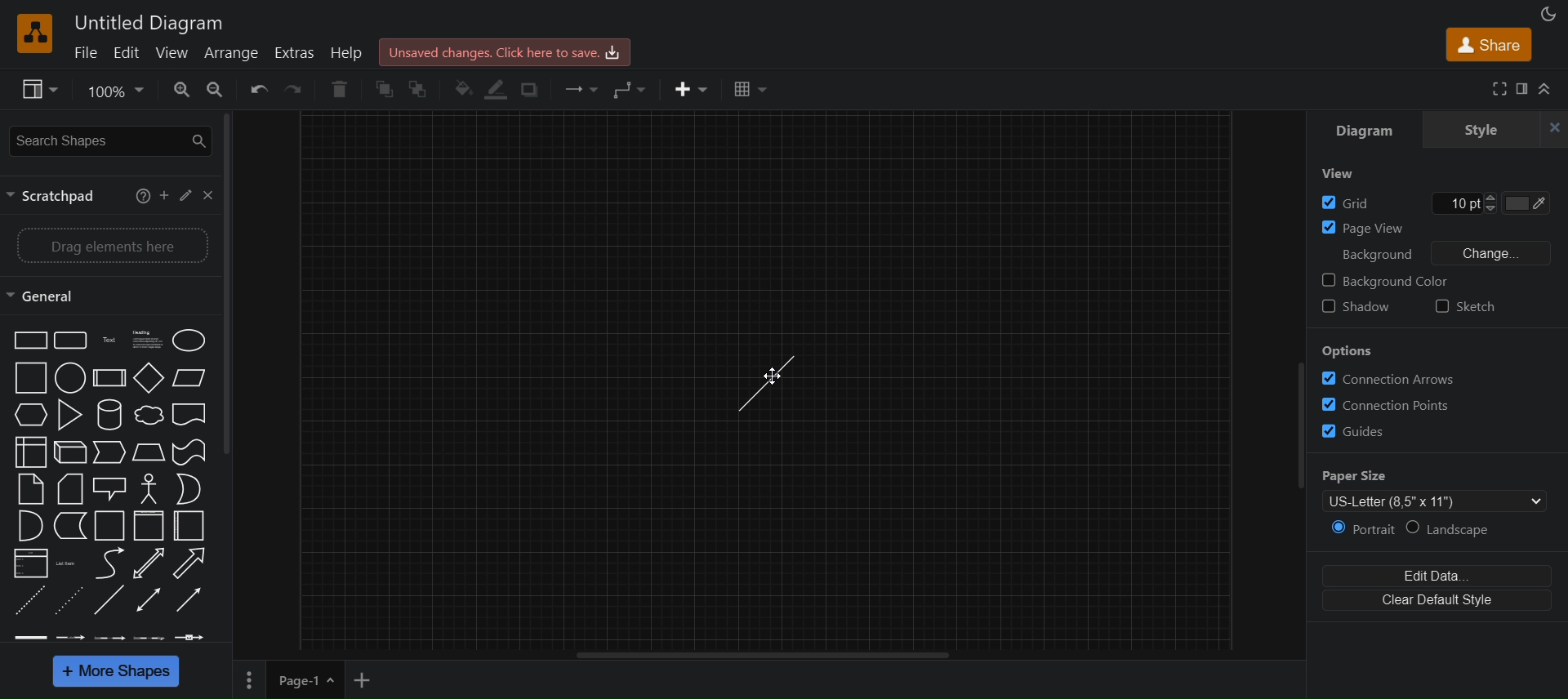 This screenshot has width=1568, height=699. Describe the element at coordinates (147, 415) in the screenshot. I see `Cloud` at that location.